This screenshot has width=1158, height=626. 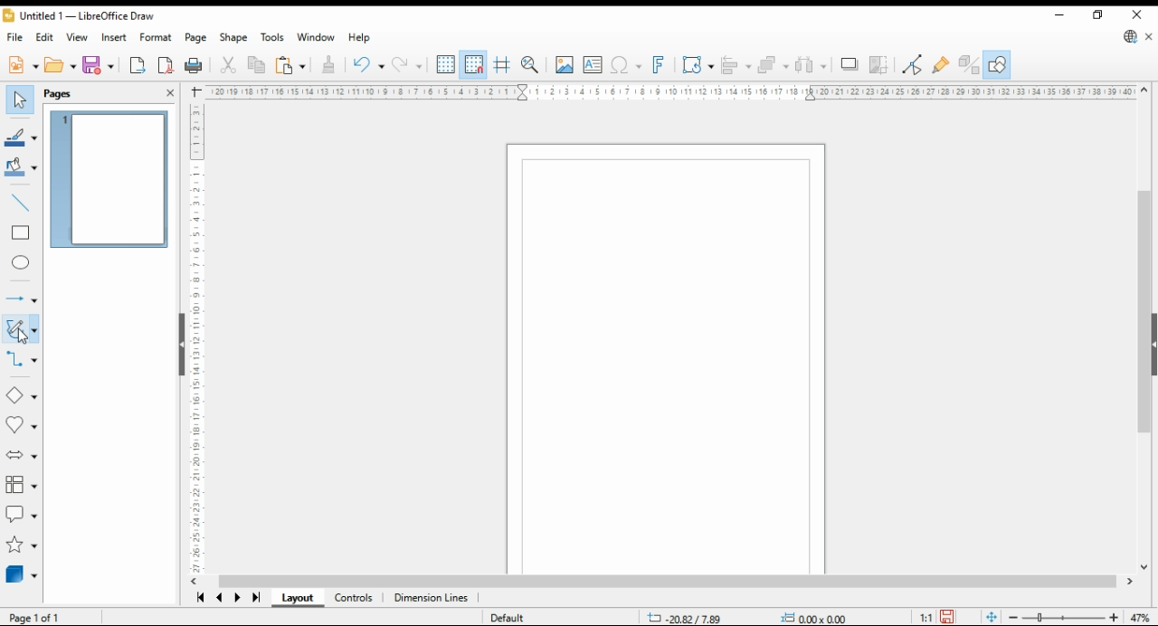 What do you see at coordinates (20, 328) in the screenshot?
I see `curves and polygons` at bounding box center [20, 328].